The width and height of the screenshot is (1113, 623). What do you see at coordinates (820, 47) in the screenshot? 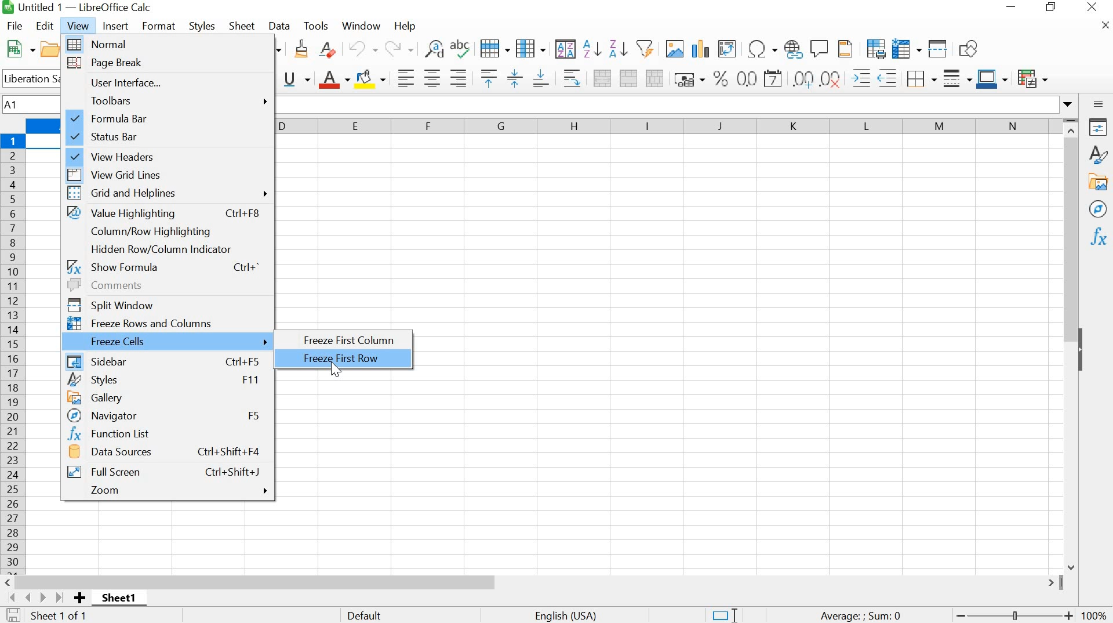
I see `INSERT COMMENT` at bounding box center [820, 47].